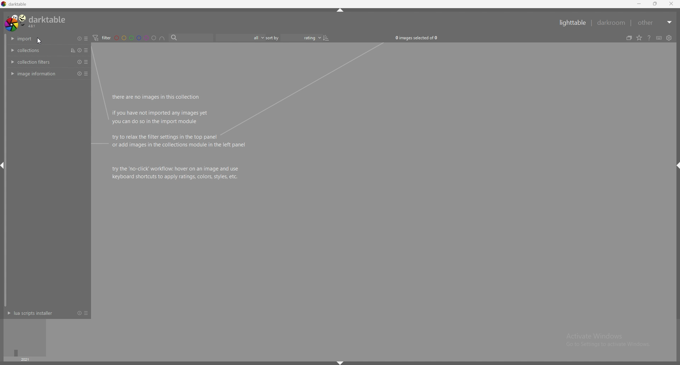 The width and height of the screenshot is (680, 365). I want to click on hide, so click(340, 363).